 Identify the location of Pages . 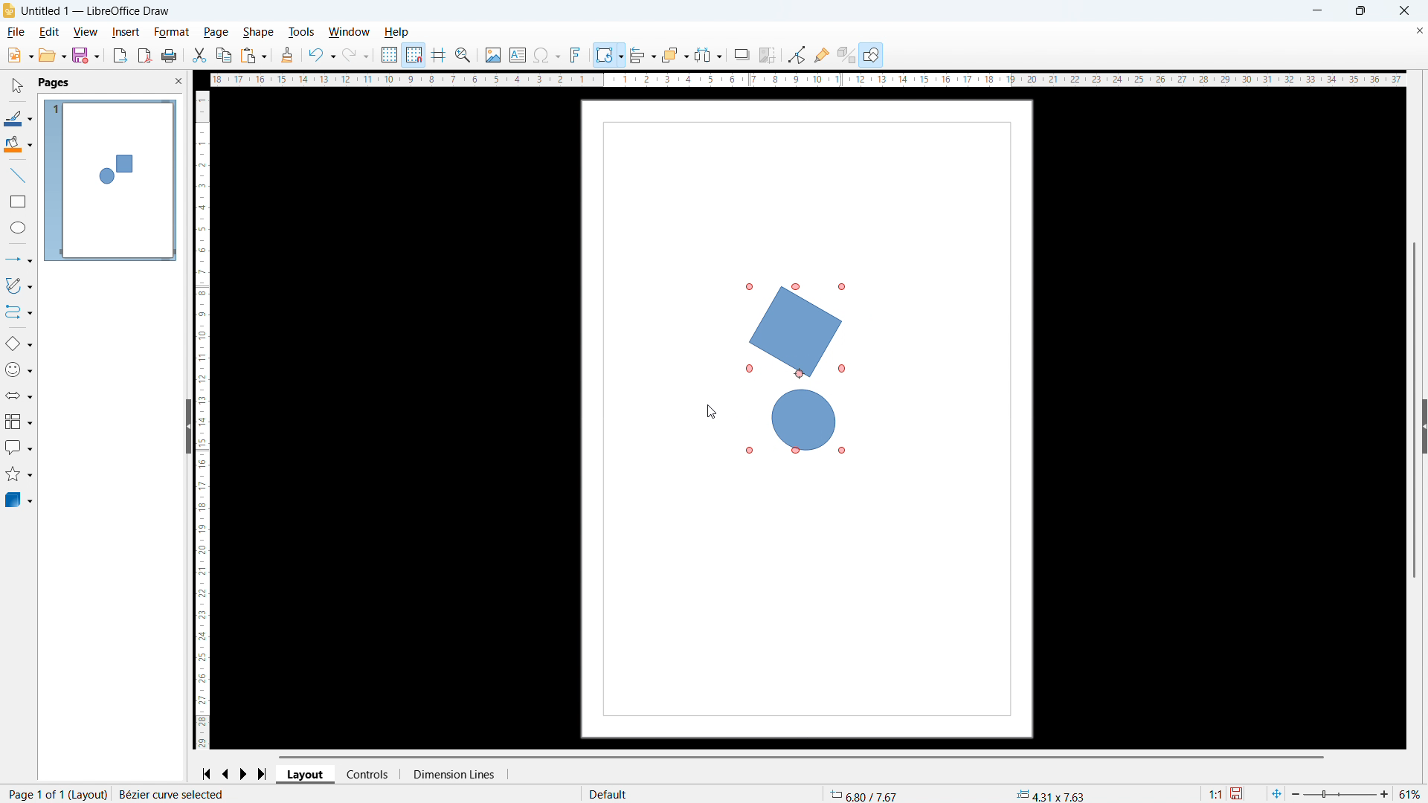
(55, 83).